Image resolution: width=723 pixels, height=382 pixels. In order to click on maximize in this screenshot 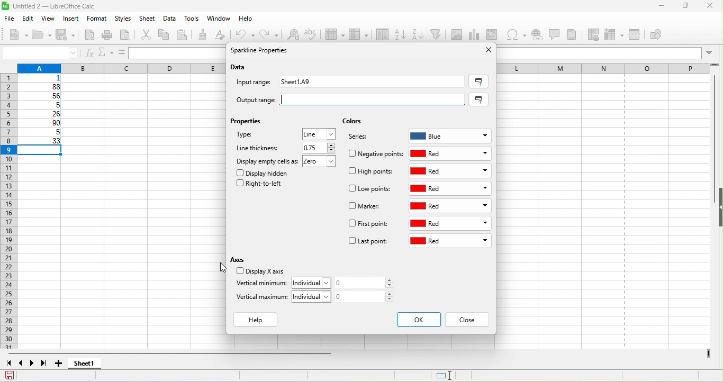, I will do `click(682, 7)`.